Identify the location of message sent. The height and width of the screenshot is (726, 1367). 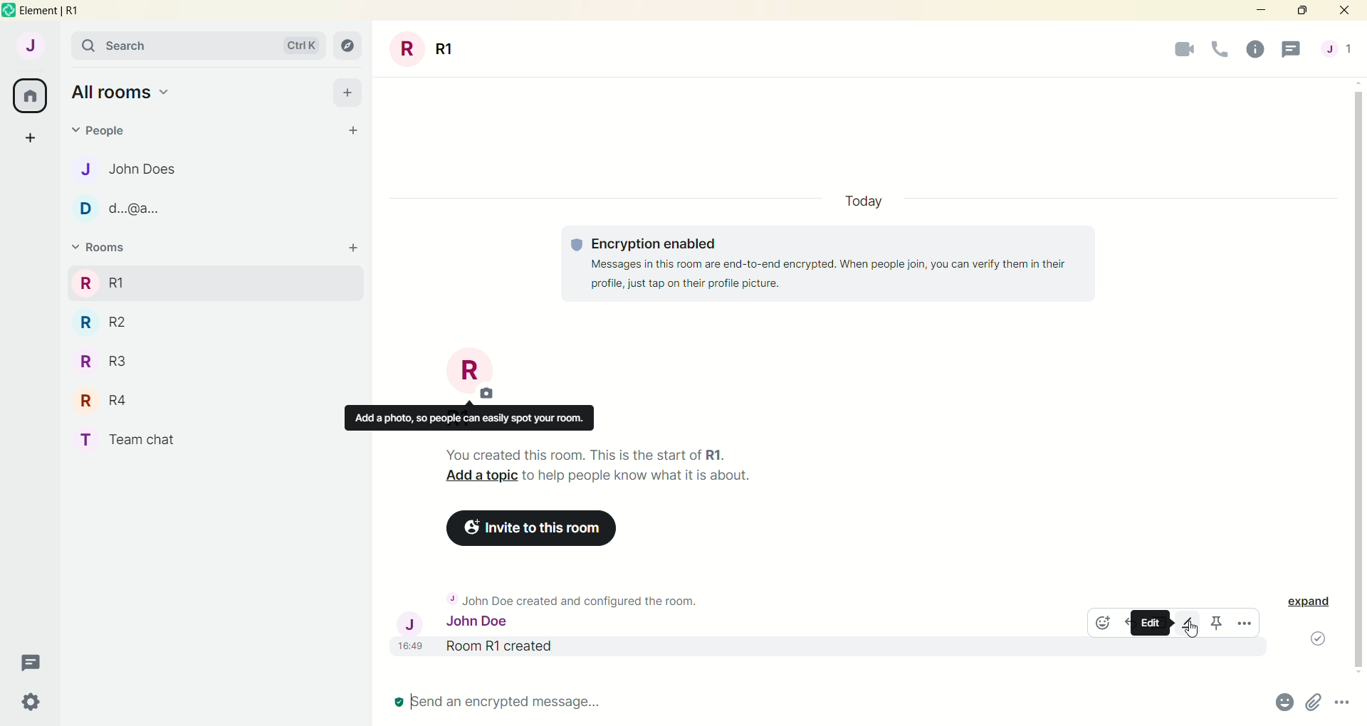
(1309, 639).